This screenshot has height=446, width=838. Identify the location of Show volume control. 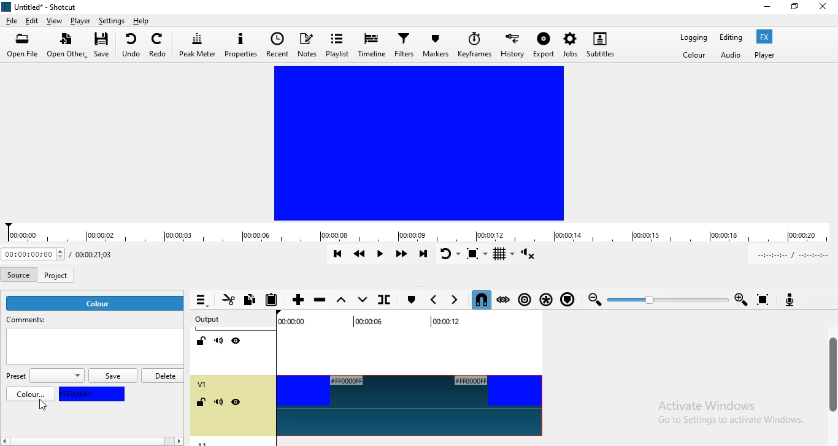
(529, 255).